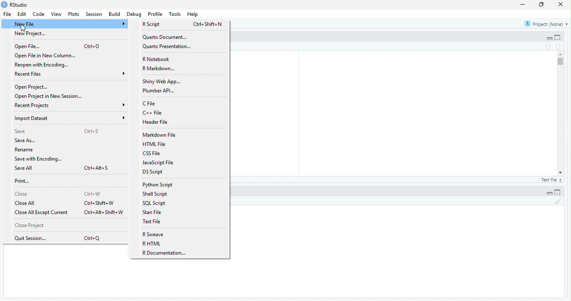 Image resolution: width=571 pixels, height=301 pixels. Describe the element at coordinates (549, 193) in the screenshot. I see `Collapse` at that location.